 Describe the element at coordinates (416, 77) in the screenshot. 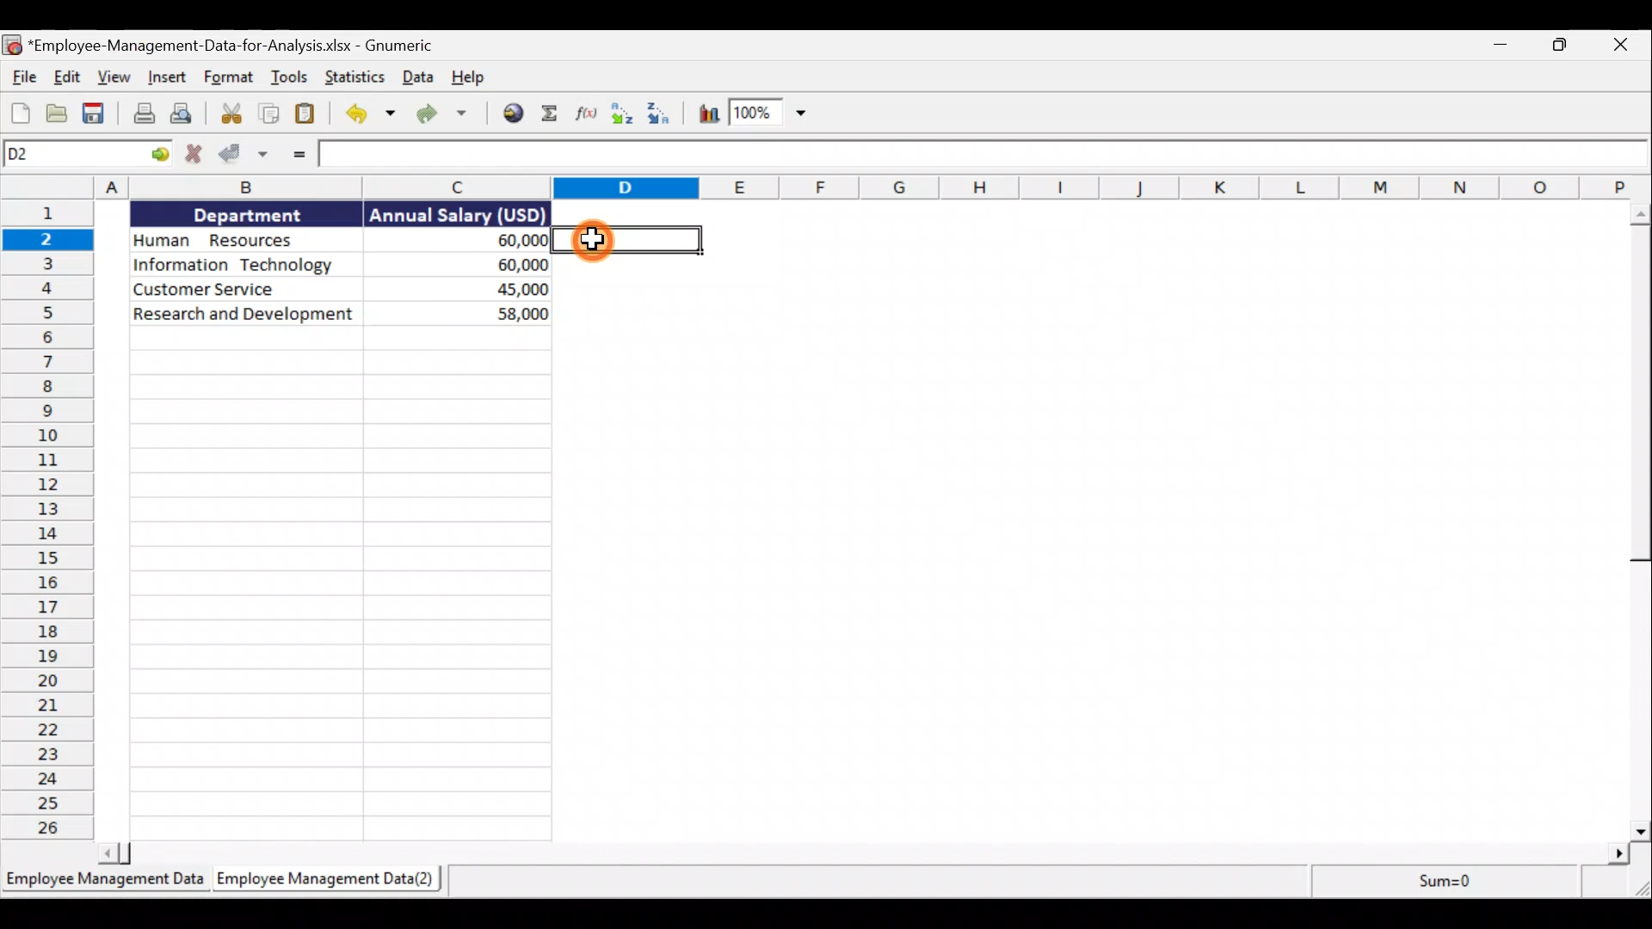

I see `Data` at that location.